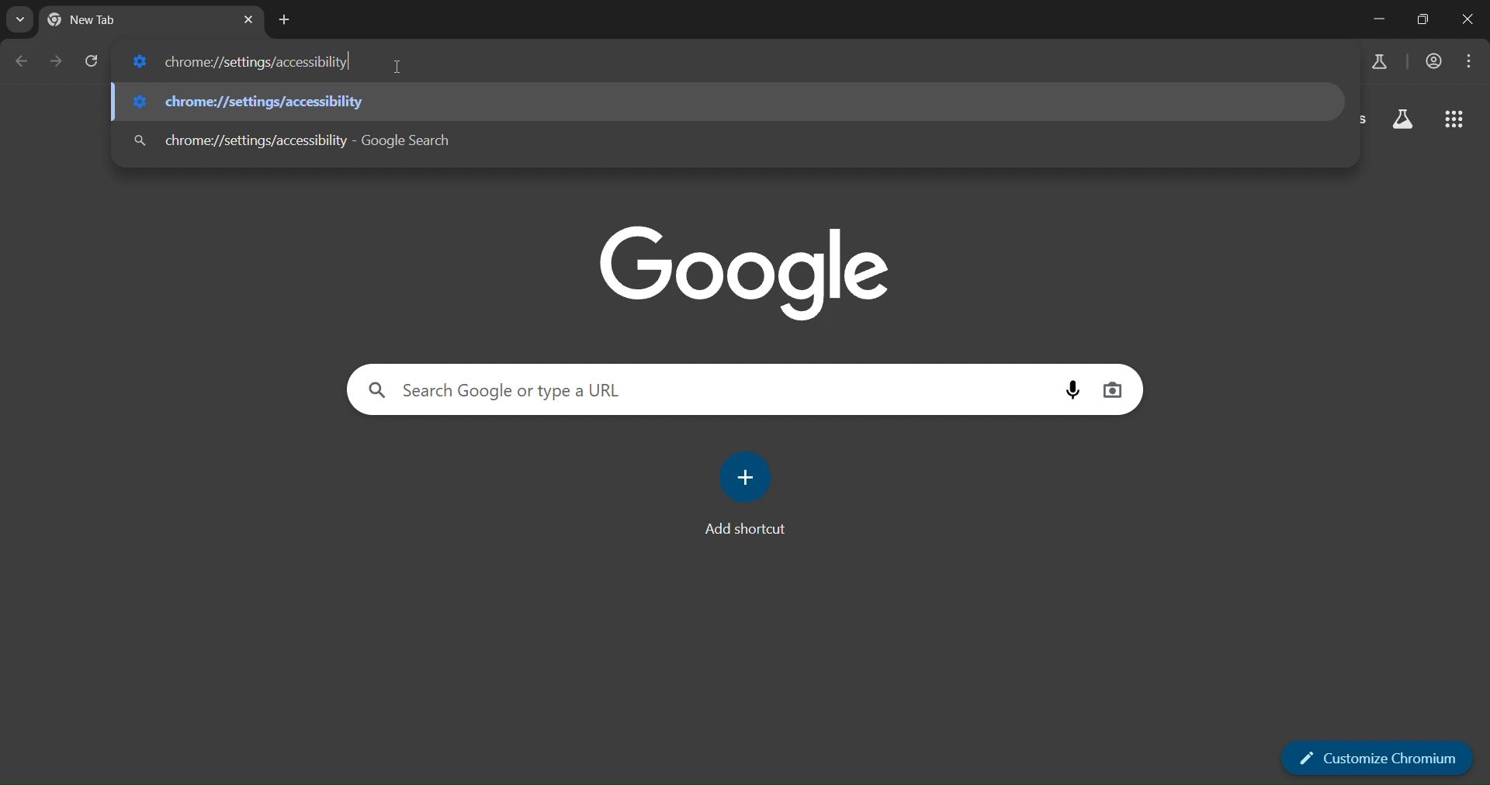 The width and height of the screenshot is (1490, 785). Describe the element at coordinates (25, 61) in the screenshot. I see `go back one page` at that location.